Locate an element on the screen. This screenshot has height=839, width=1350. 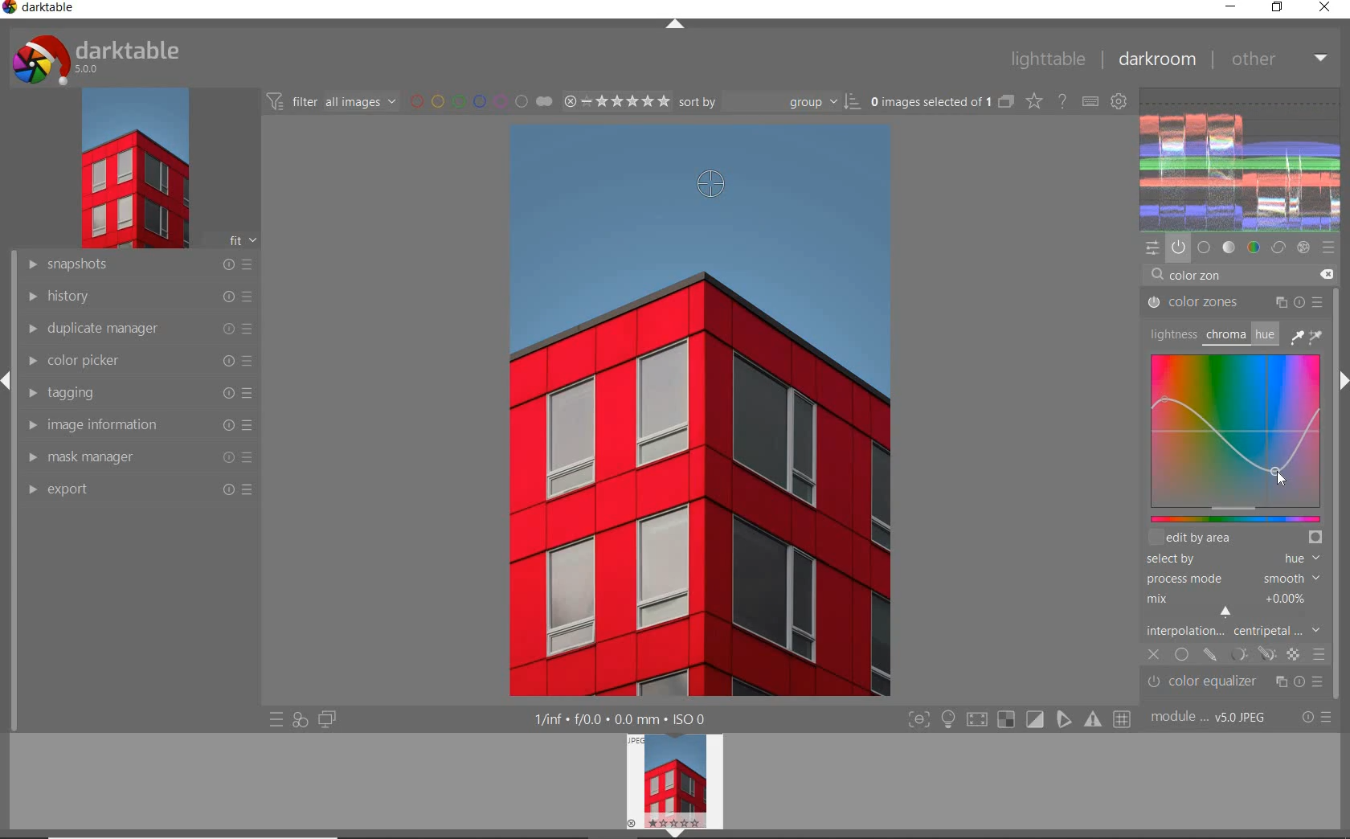
SELECTED BY is located at coordinates (1229, 560).